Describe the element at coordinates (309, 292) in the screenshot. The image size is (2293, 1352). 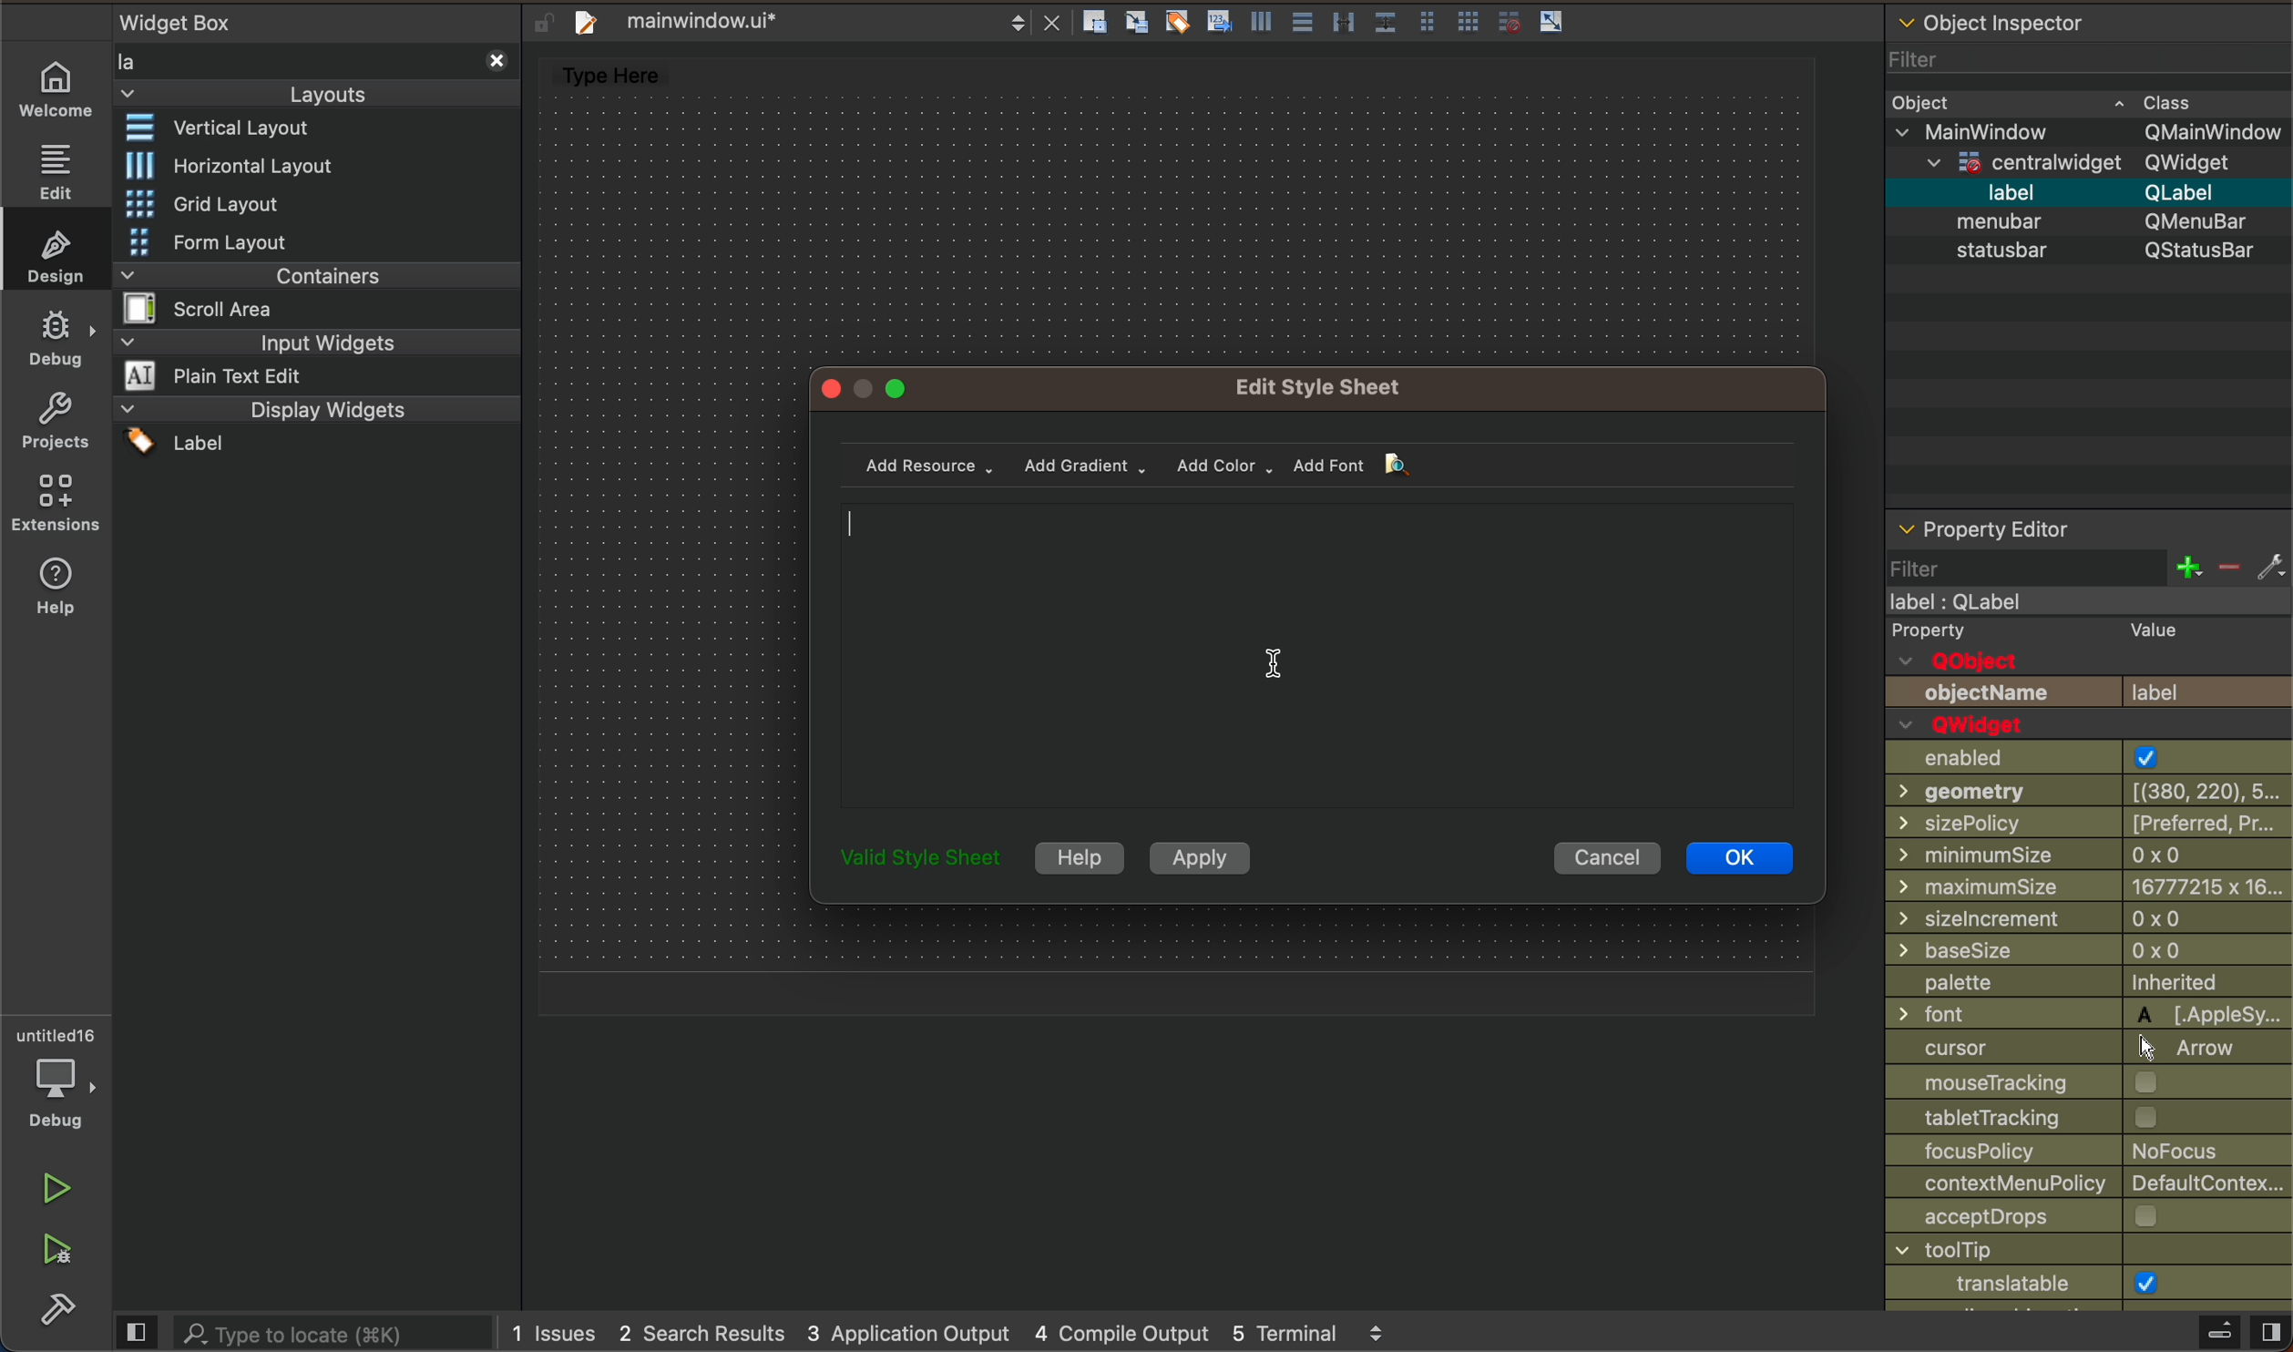
I see `containers` at that location.